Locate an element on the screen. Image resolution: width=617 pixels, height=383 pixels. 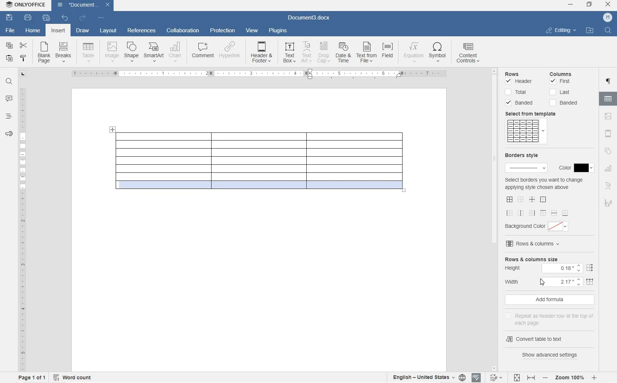
RESTORE is located at coordinates (590, 5).